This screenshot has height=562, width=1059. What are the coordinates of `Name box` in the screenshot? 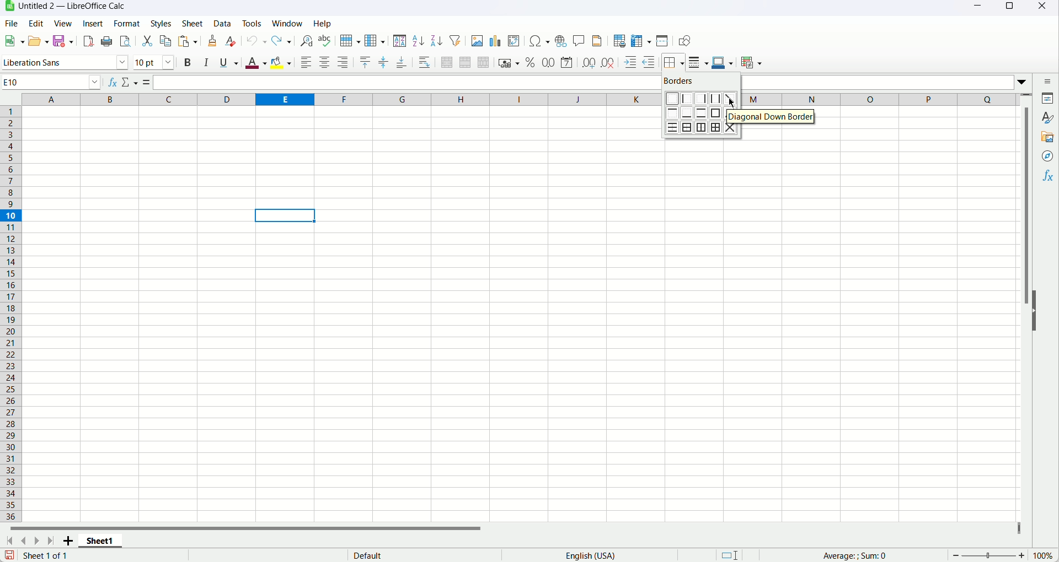 It's located at (52, 82).